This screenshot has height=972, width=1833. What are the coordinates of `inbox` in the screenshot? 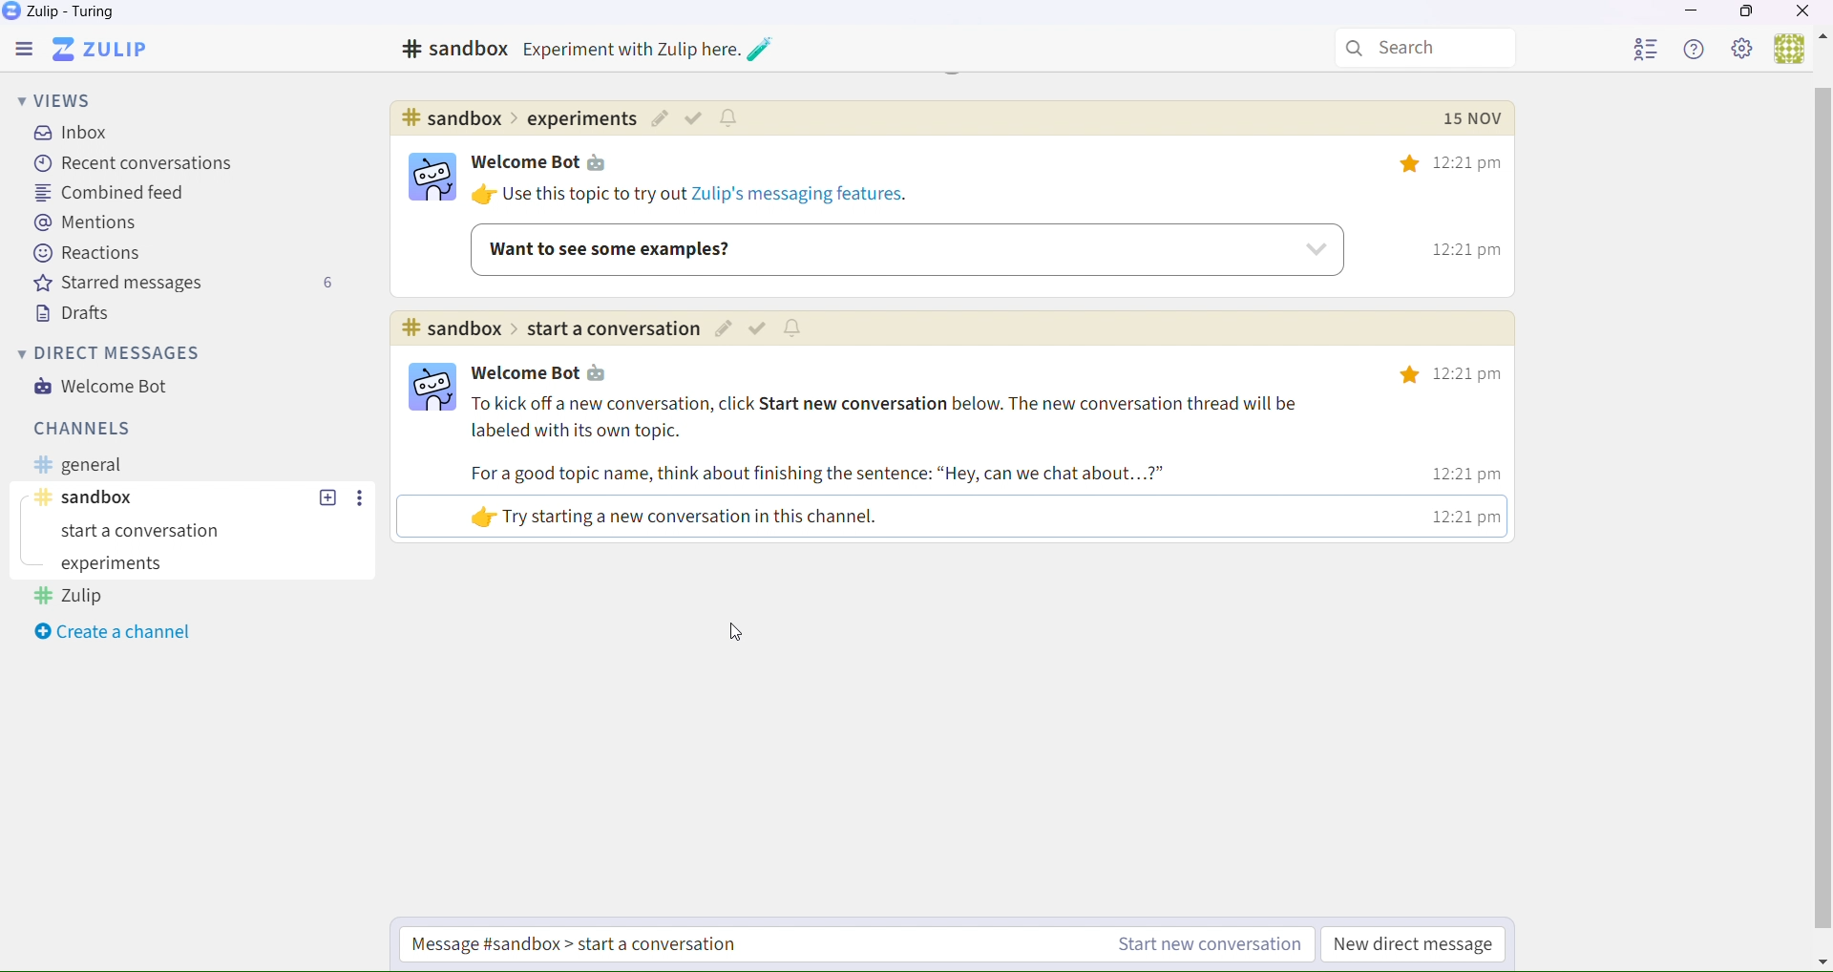 It's located at (76, 135).